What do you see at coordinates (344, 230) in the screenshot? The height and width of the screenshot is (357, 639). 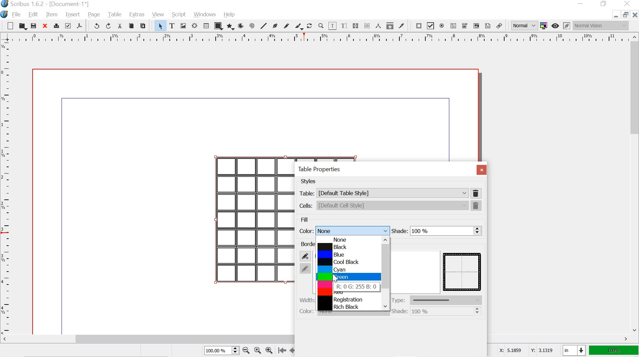 I see `color: None` at bounding box center [344, 230].